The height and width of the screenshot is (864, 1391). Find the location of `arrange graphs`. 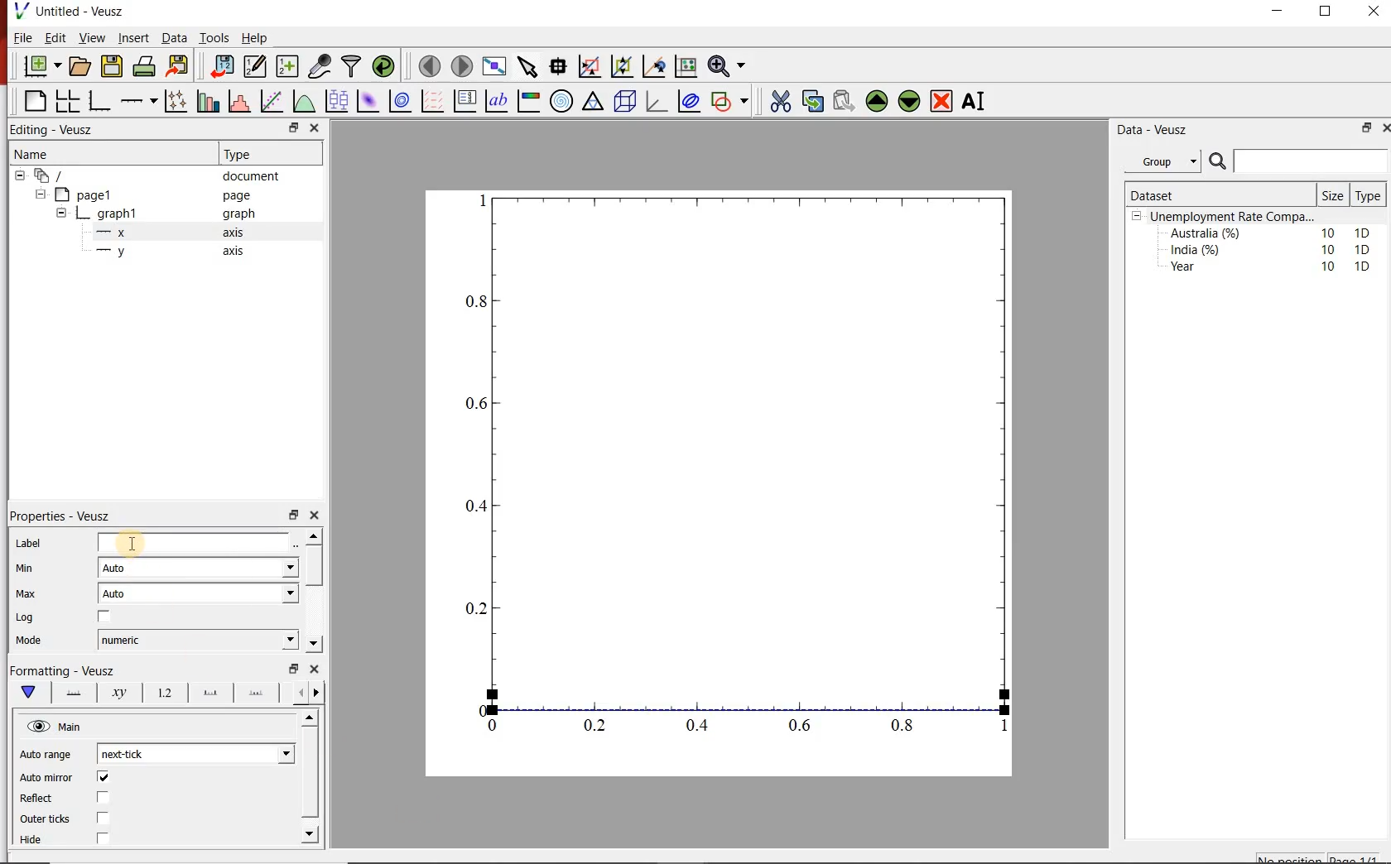

arrange graphs is located at coordinates (67, 100).